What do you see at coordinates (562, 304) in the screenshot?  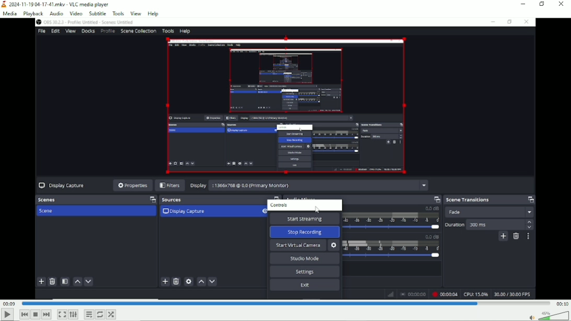 I see `00:10` at bounding box center [562, 304].